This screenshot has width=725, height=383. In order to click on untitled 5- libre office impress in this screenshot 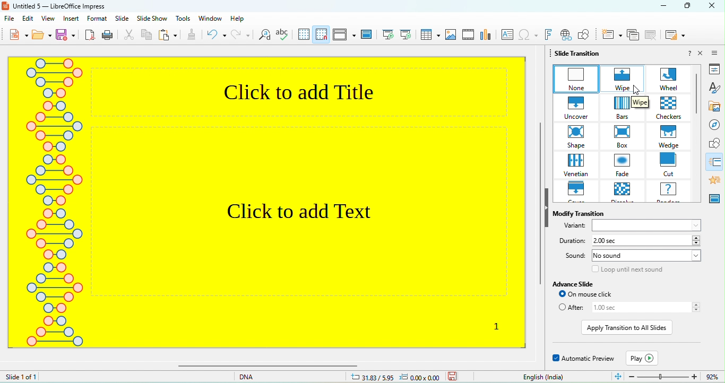, I will do `click(56, 6)`.